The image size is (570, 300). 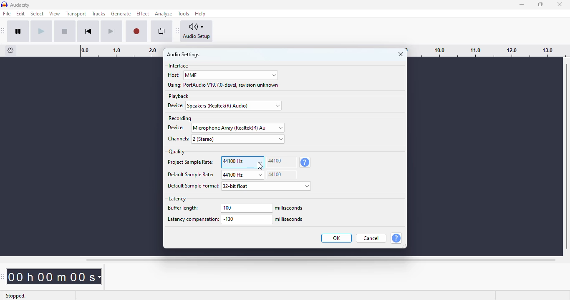 What do you see at coordinates (224, 85) in the screenshot?
I see `Using: PortAudio V19.7.0-devel, revision unknown` at bounding box center [224, 85].